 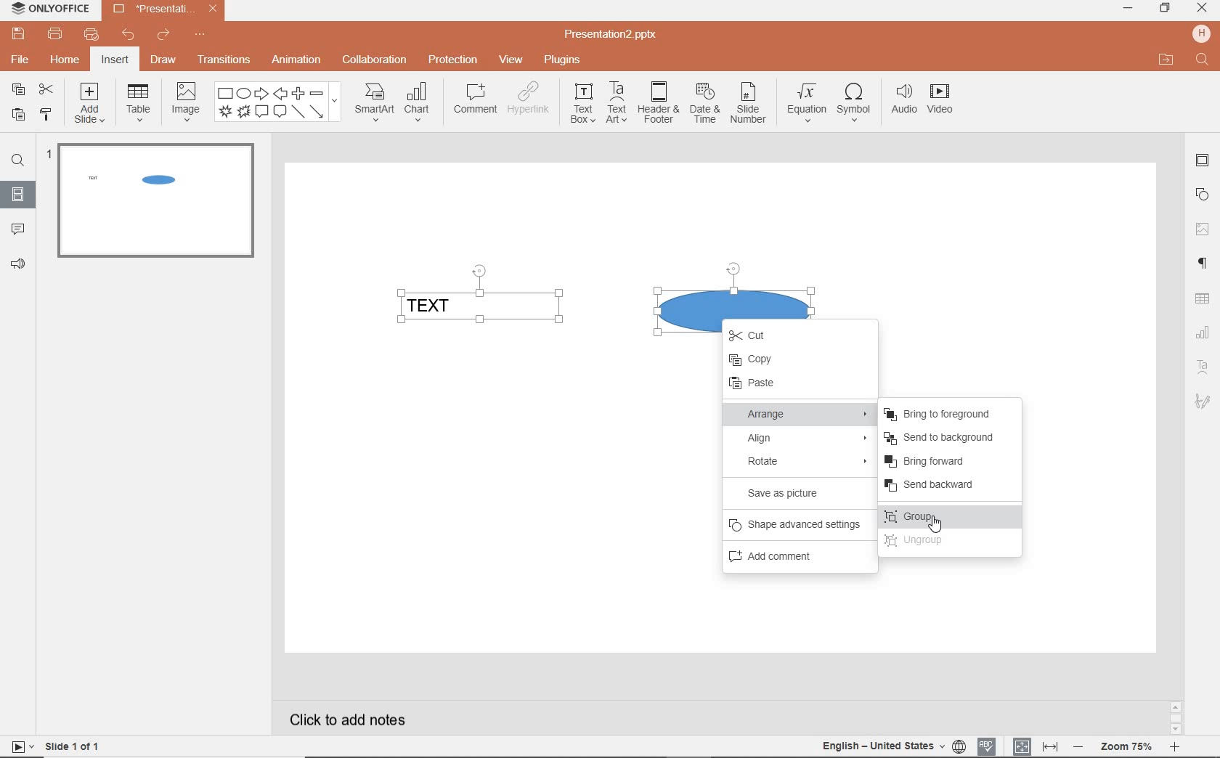 What do you see at coordinates (901, 102) in the screenshot?
I see `audio` at bounding box center [901, 102].